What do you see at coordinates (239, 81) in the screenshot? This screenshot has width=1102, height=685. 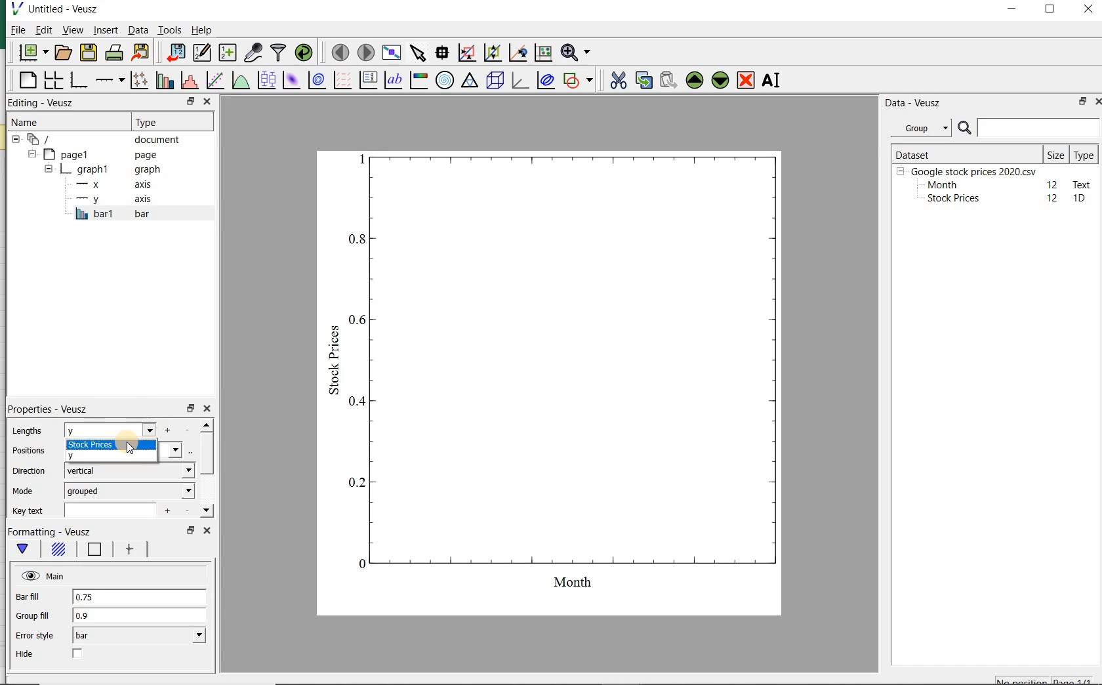 I see `plot a function` at bounding box center [239, 81].